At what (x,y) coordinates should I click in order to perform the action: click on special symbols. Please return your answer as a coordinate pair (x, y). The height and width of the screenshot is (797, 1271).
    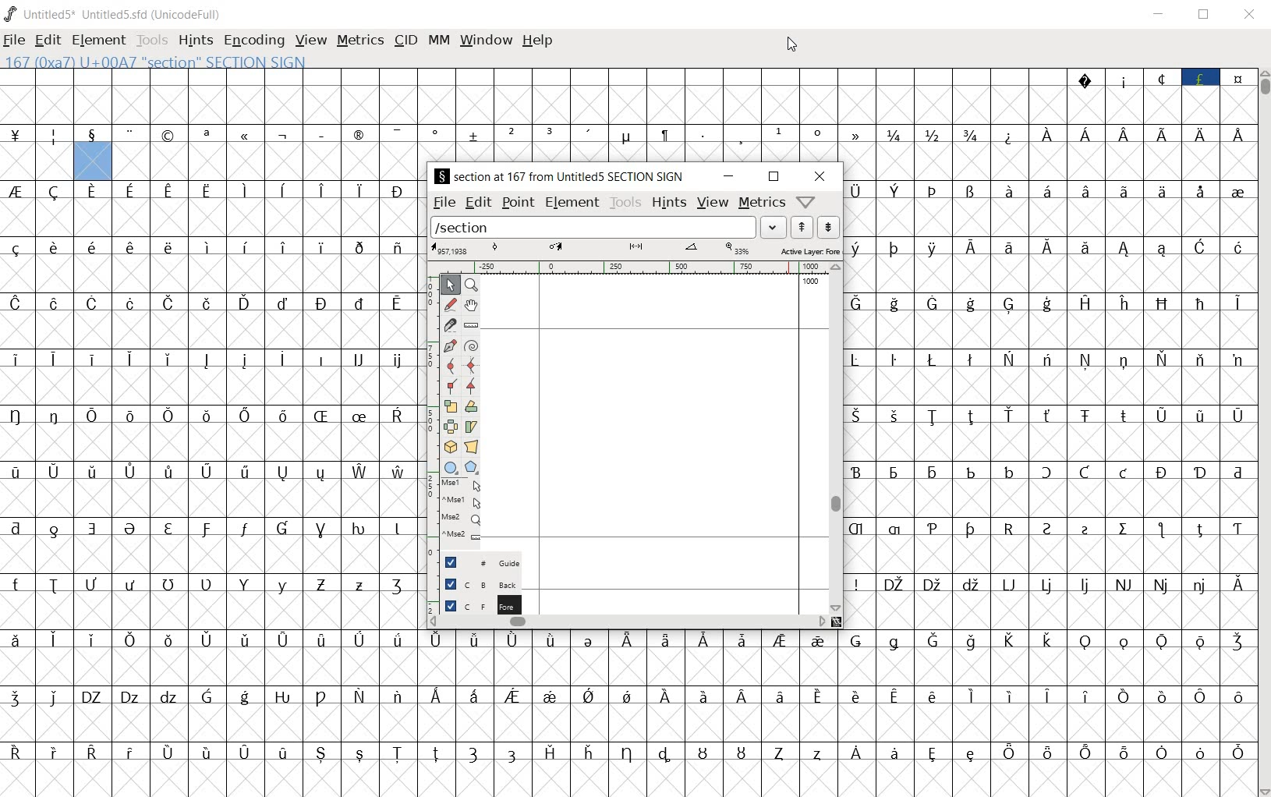
    Looking at the image, I should click on (1159, 76).